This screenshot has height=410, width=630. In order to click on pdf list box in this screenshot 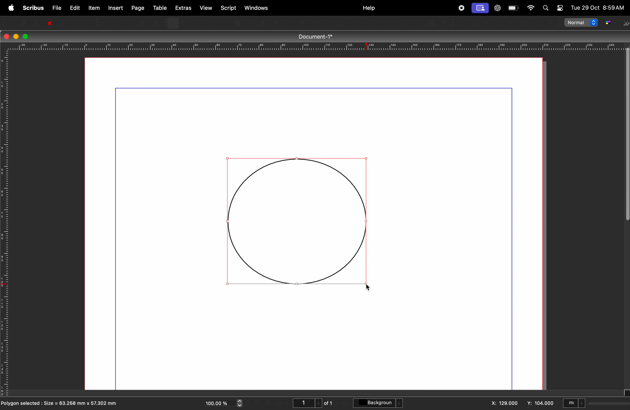, I will do `click(525, 23)`.